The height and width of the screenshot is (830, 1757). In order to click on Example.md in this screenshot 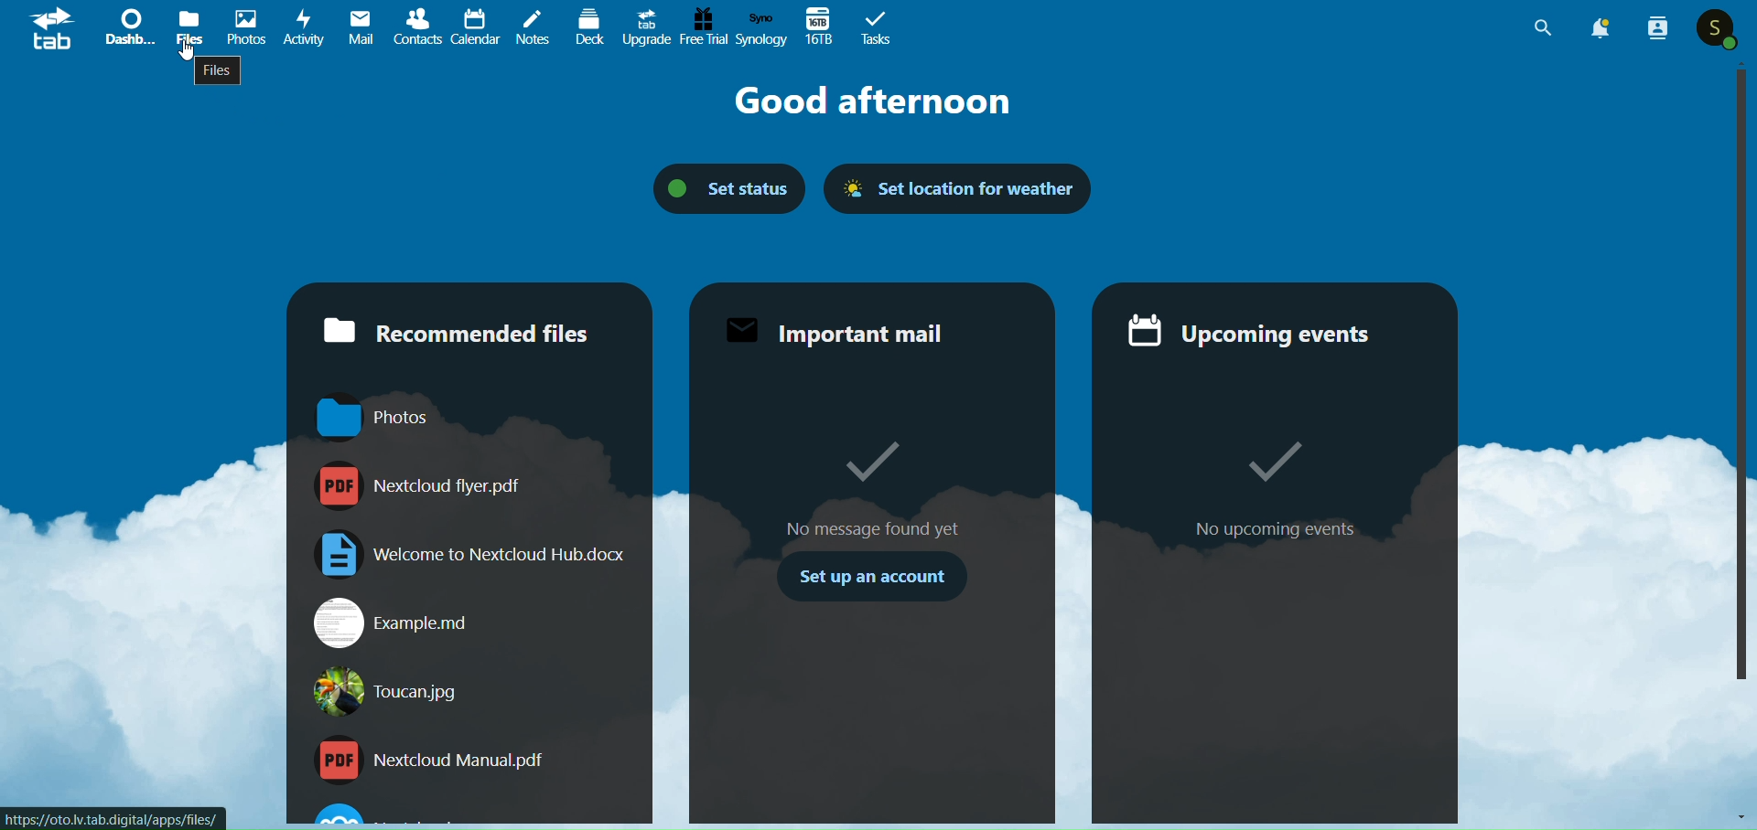, I will do `click(472, 623)`.